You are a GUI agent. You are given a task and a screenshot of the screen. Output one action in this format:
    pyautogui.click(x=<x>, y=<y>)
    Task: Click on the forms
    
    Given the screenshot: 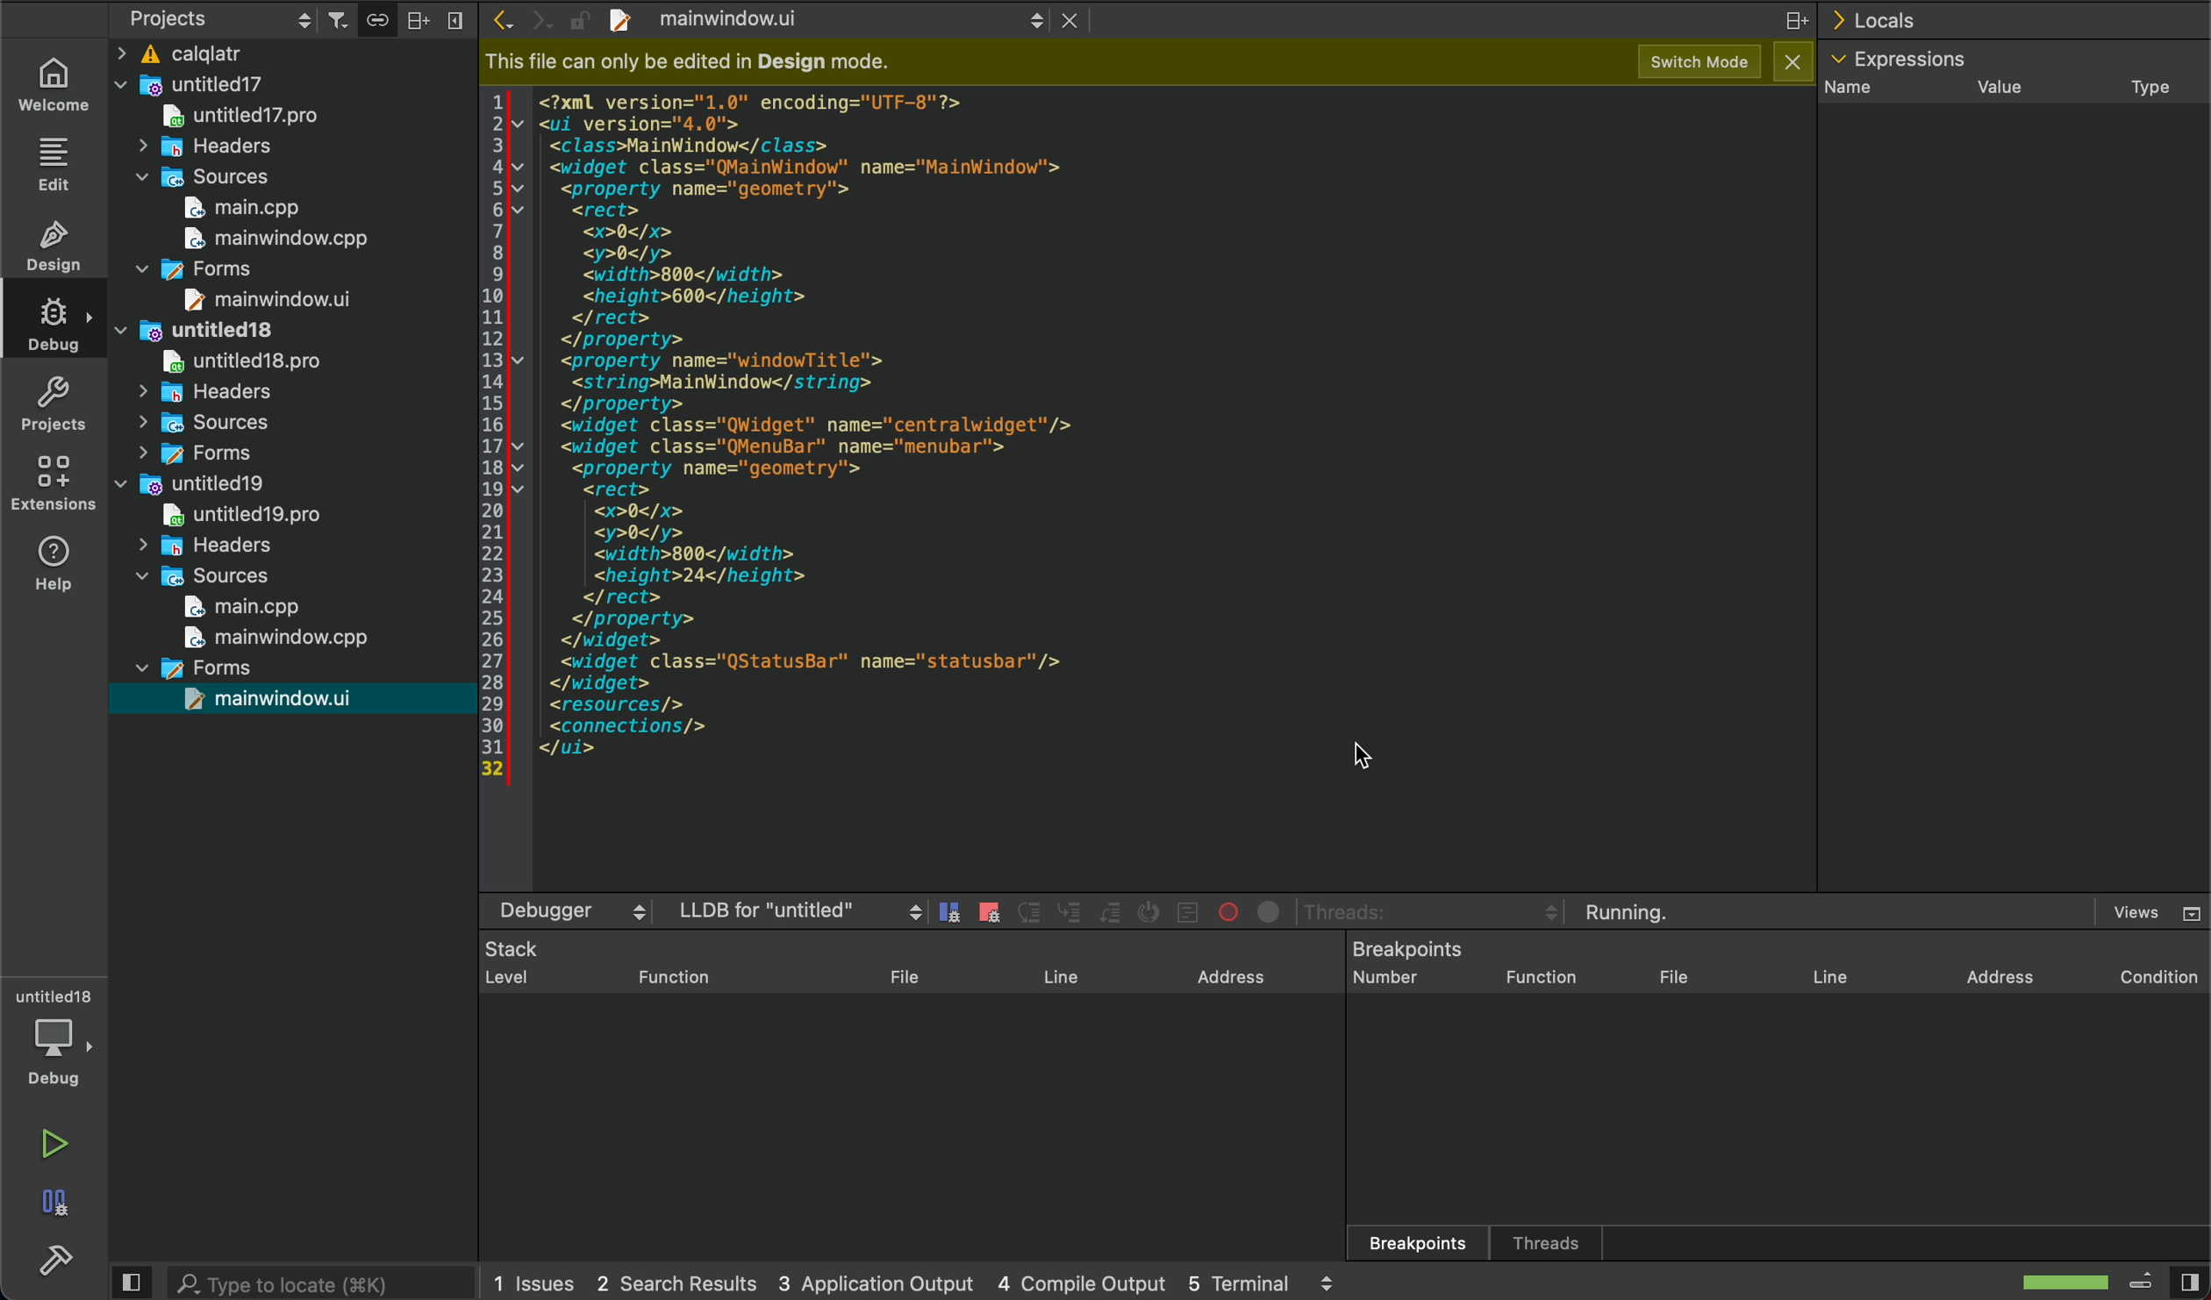 What is the action you would take?
    pyautogui.click(x=211, y=269)
    